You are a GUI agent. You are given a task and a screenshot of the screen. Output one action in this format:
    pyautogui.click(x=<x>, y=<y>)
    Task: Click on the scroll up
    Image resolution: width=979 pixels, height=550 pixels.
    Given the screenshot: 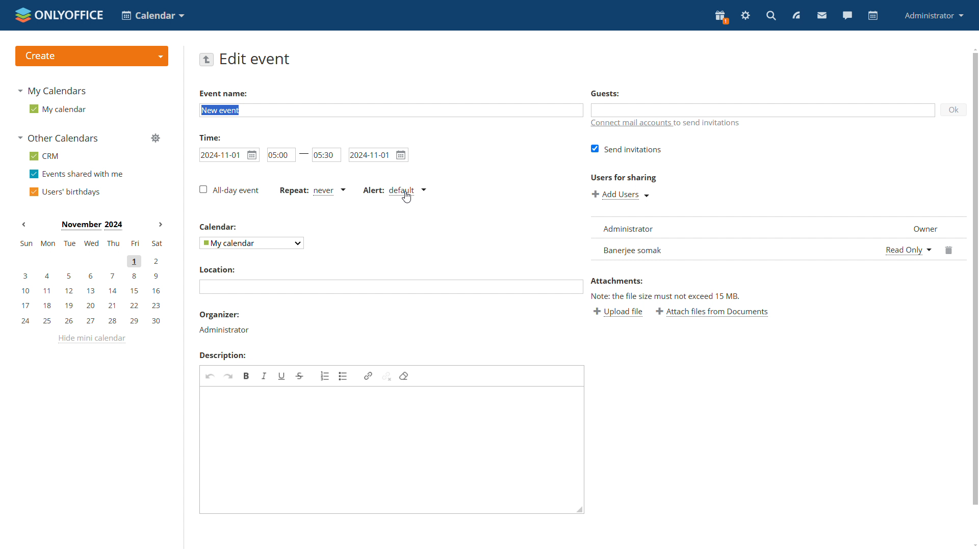 What is the action you would take?
    pyautogui.click(x=975, y=49)
    